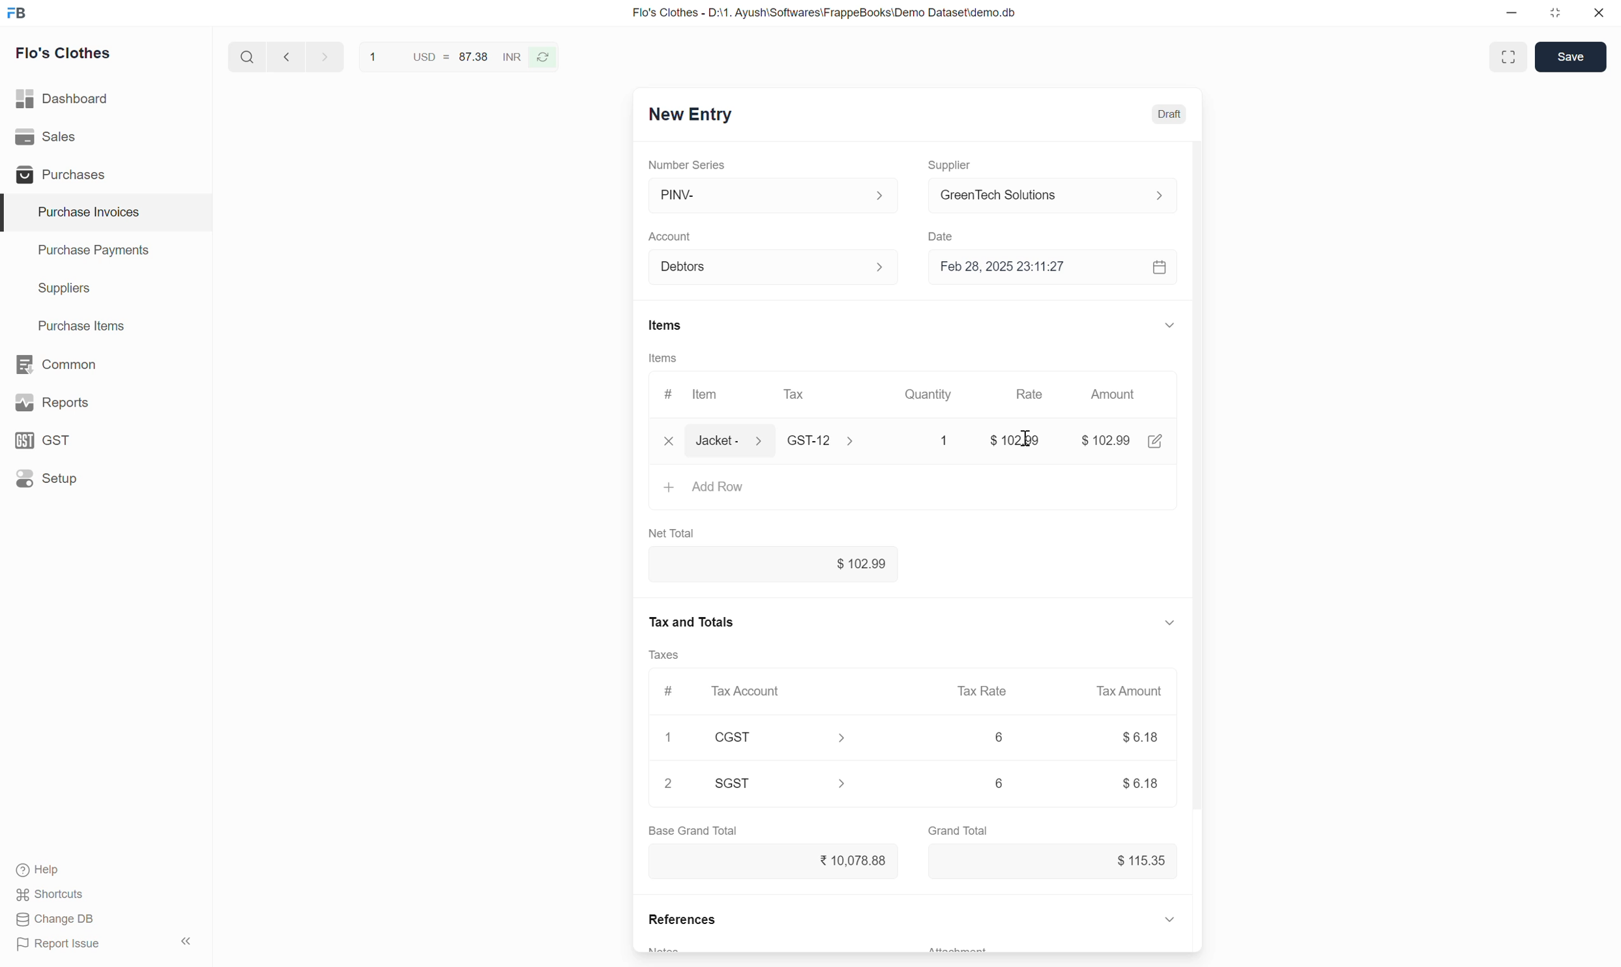  Describe the element at coordinates (1161, 267) in the screenshot. I see `calendar icon` at that location.